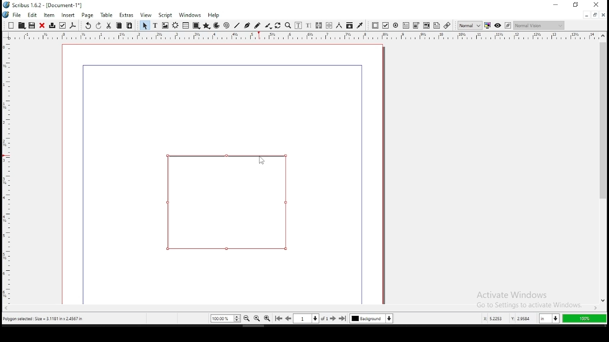 The height and width of the screenshot is (342, 609). I want to click on preflight verifier, so click(62, 26).